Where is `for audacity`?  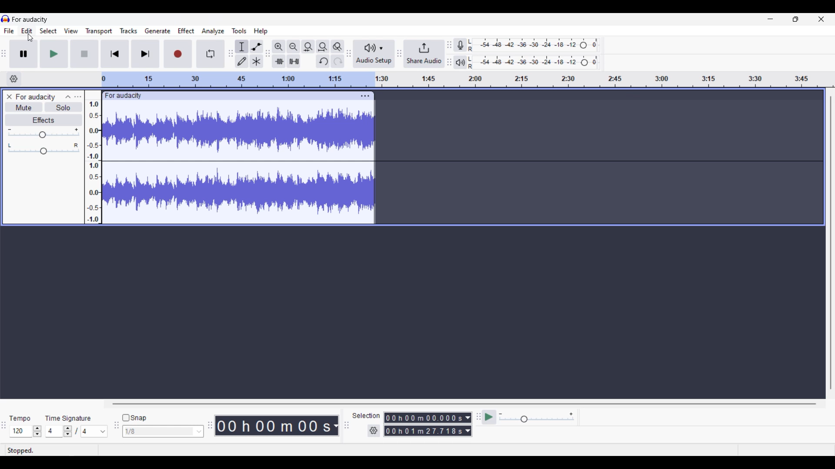 for audacity is located at coordinates (30, 20).